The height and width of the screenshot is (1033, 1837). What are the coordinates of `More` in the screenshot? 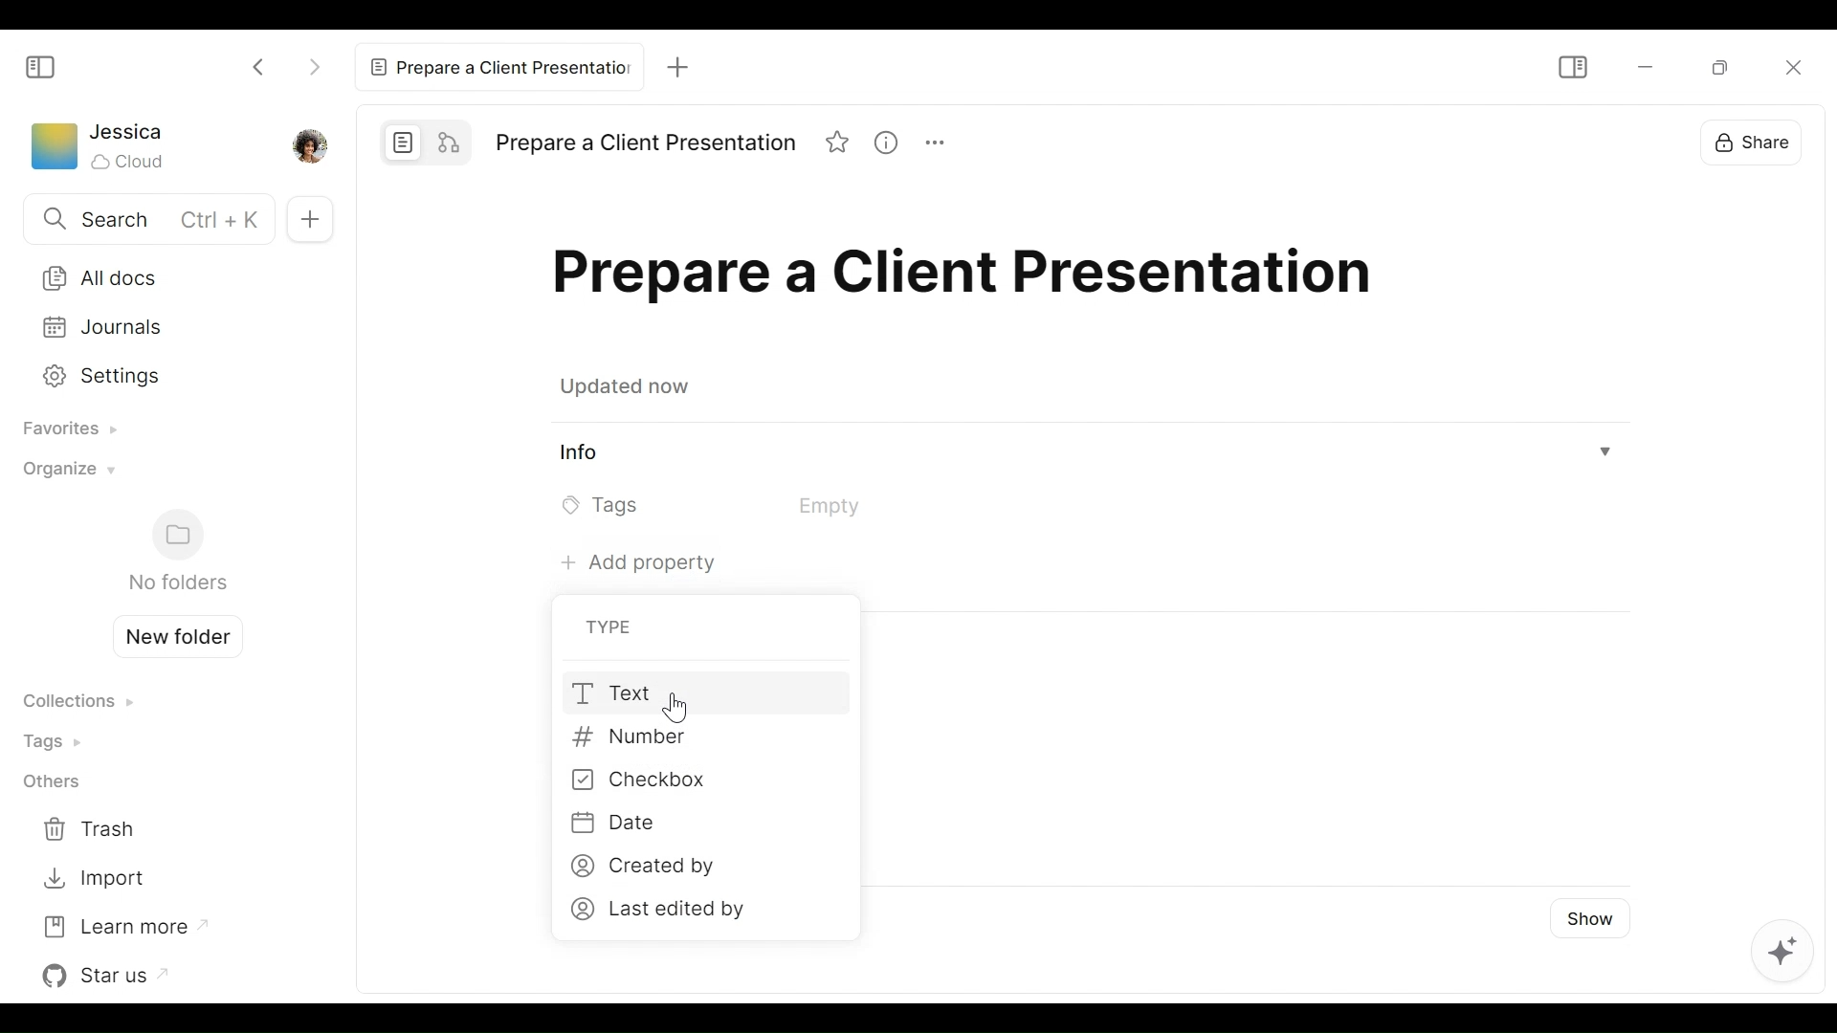 It's located at (943, 145).